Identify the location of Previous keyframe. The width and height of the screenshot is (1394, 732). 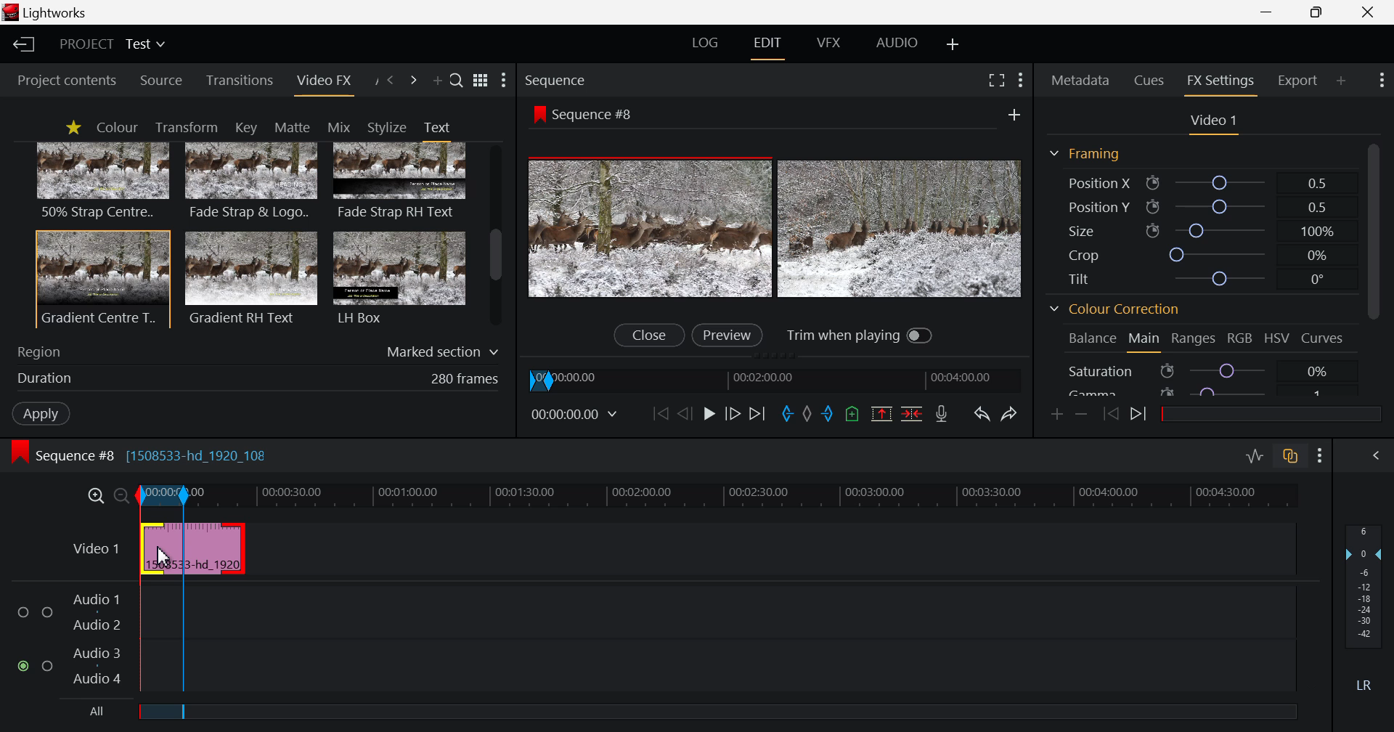
(1111, 414).